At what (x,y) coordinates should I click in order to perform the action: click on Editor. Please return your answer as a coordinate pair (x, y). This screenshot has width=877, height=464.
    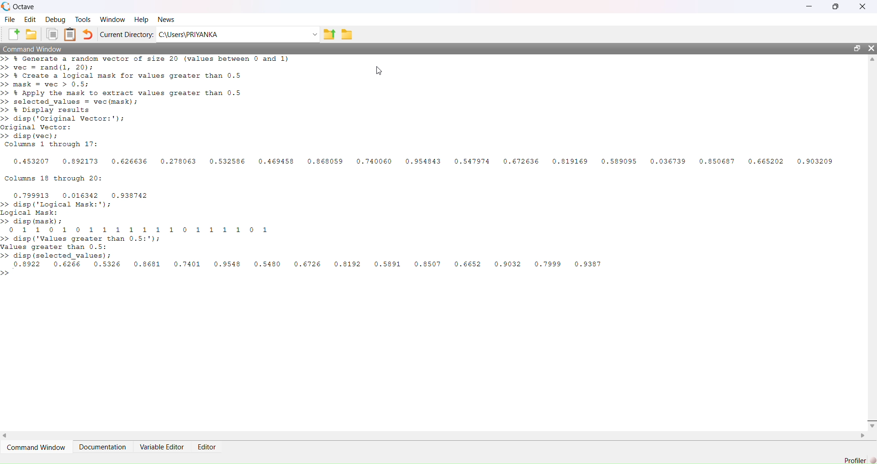
    Looking at the image, I should click on (210, 447).